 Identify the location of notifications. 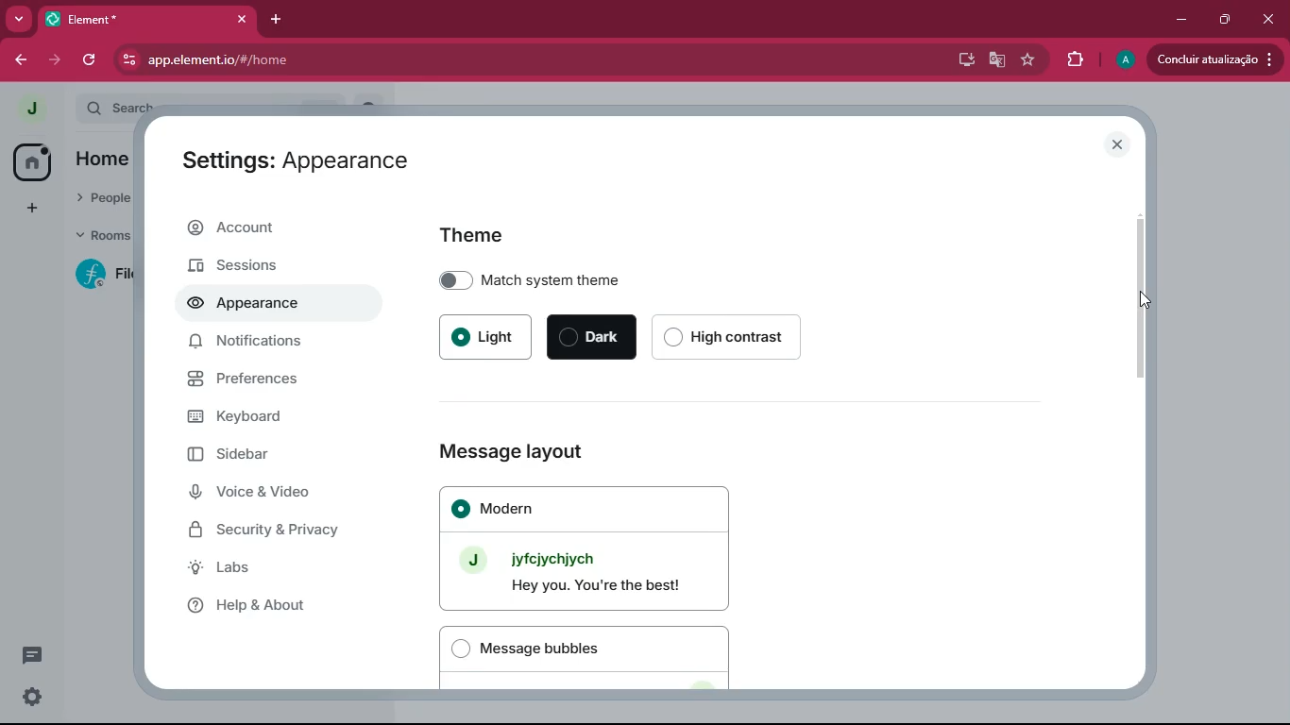
(269, 346).